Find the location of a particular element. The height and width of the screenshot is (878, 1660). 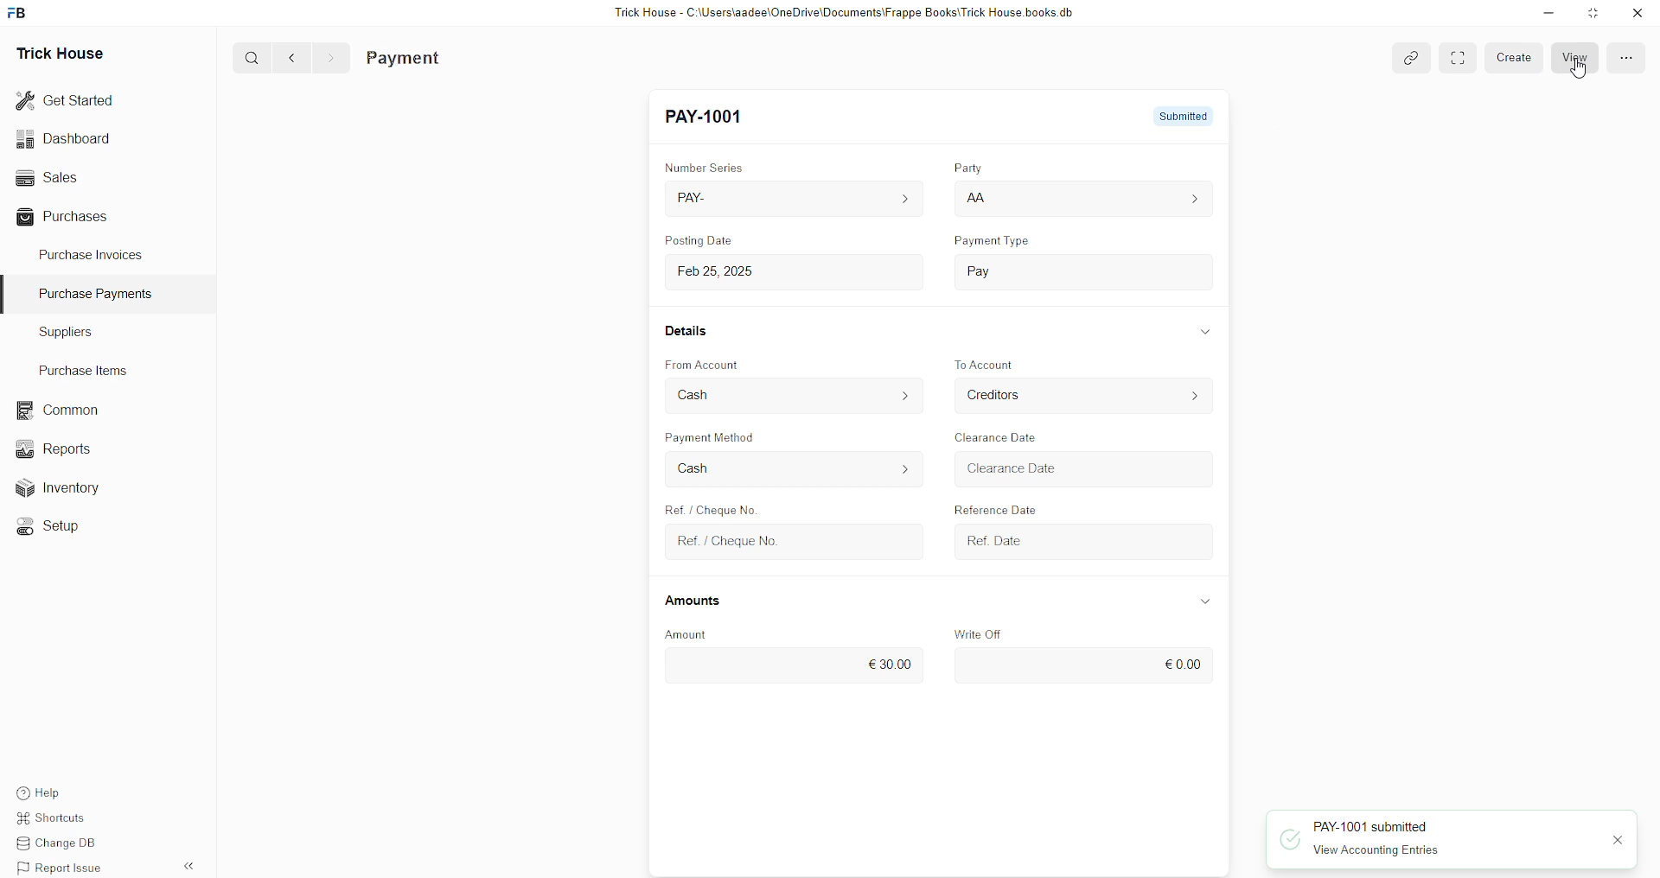

minimise down is located at coordinates (1546, 13).